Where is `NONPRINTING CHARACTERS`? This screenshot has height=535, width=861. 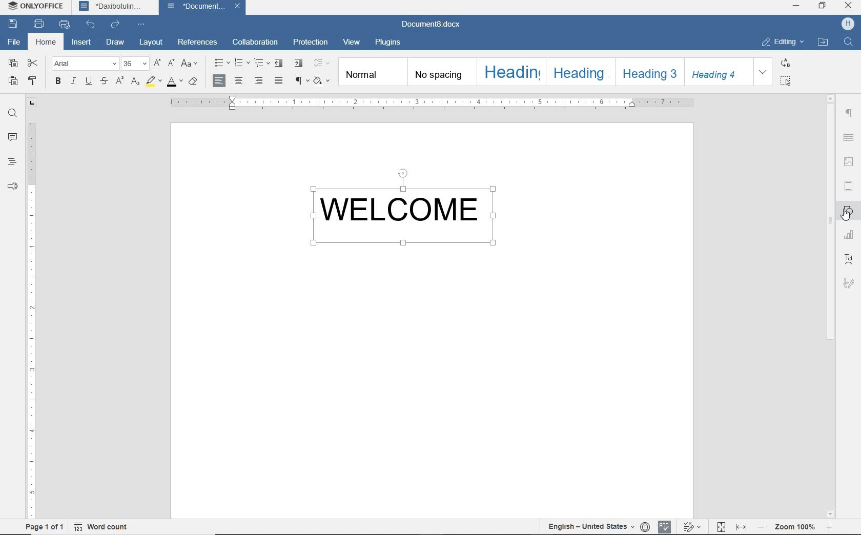
NONPRINTING CHARACTERS is located at coordinates (300, 80).